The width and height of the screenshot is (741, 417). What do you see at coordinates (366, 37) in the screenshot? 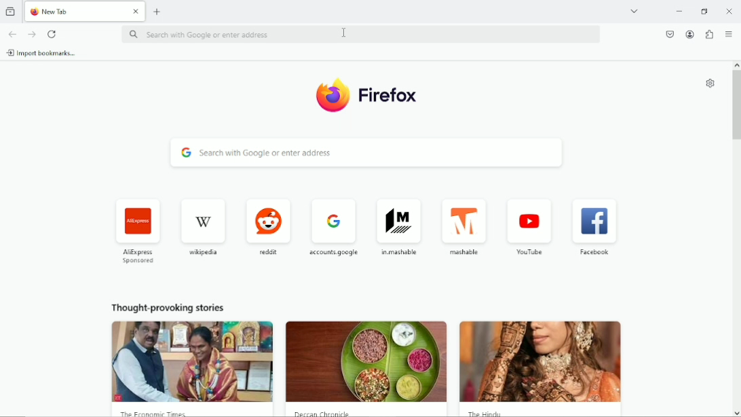
I see `search with google or enter address` at bounding box center [366, 37].